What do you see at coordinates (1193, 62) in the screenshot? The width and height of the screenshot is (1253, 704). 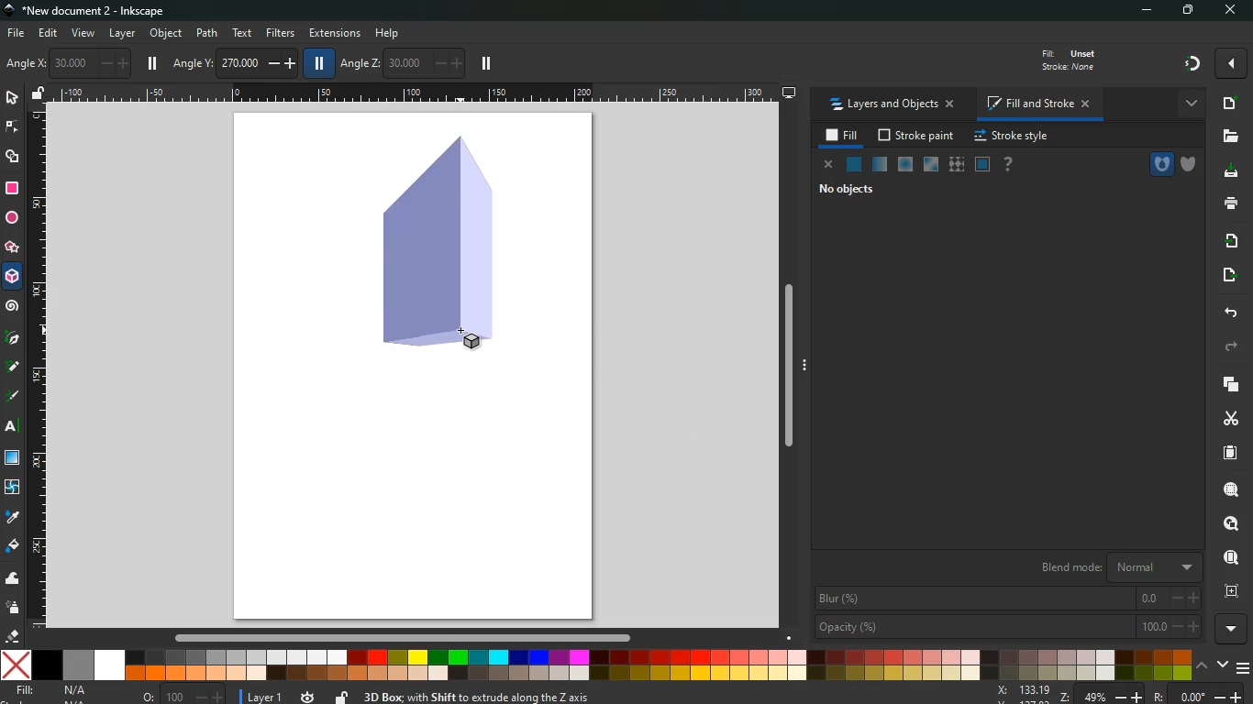 I see `gradient` at bounding box center [1193, 62].